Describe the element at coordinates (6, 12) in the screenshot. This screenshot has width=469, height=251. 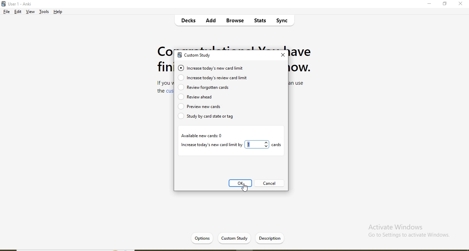
I see `file` at that location.